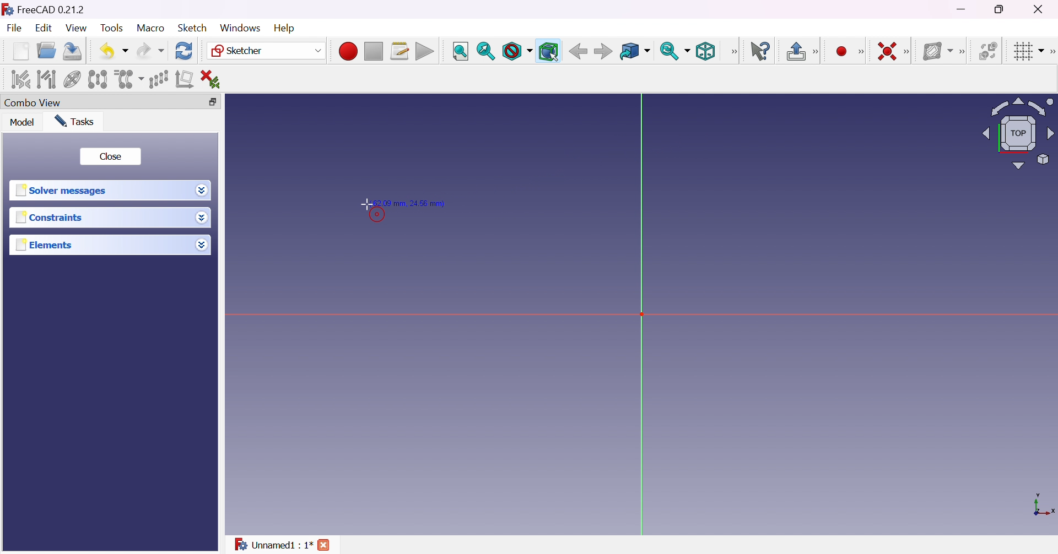  What do you see at coordinates (151, 28) in the screenshot?
I see `Macro` at bounding box center [151, 28].